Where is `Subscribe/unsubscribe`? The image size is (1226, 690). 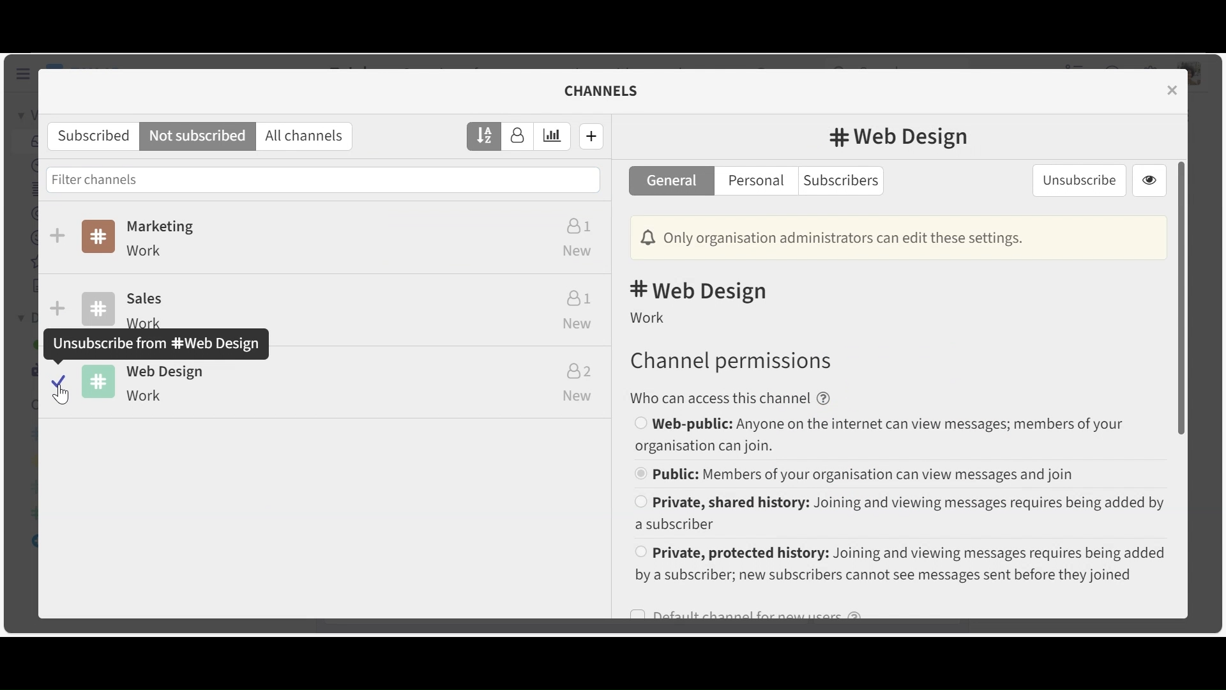 Subscribe/unsubscribe is located at coordinates (57, 381).